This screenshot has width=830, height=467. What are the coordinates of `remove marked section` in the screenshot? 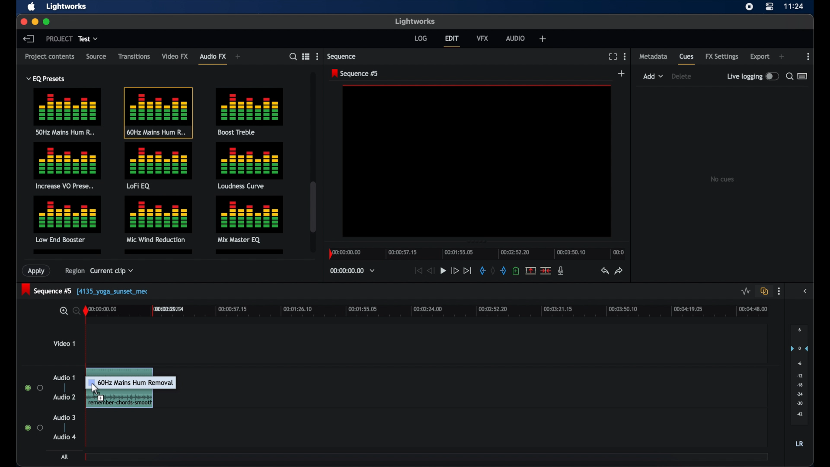 It's located at (530, 270).